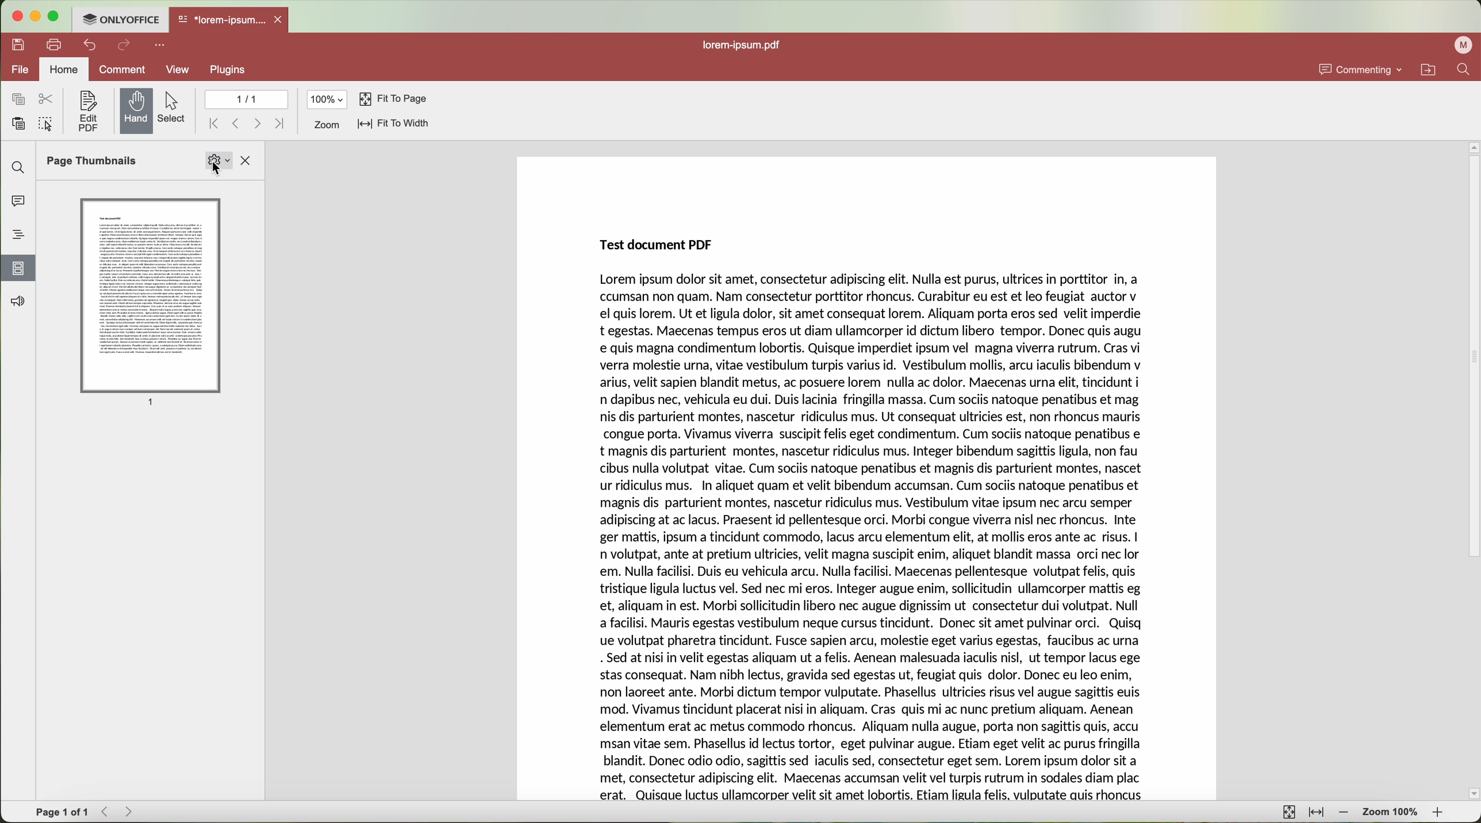 Image resolution: width=1481 pixels, height=823 pixels. What do you see at coordinates (248, 124) in the screenshot?
I see `navigate arrows` at bounding box center [248, 124].